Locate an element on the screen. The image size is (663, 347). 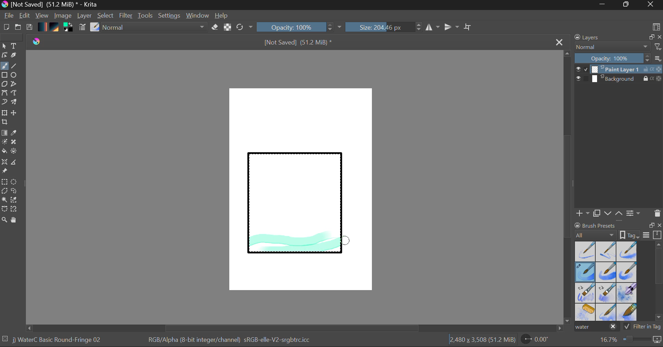
logo is located at coordinates (39, 42).